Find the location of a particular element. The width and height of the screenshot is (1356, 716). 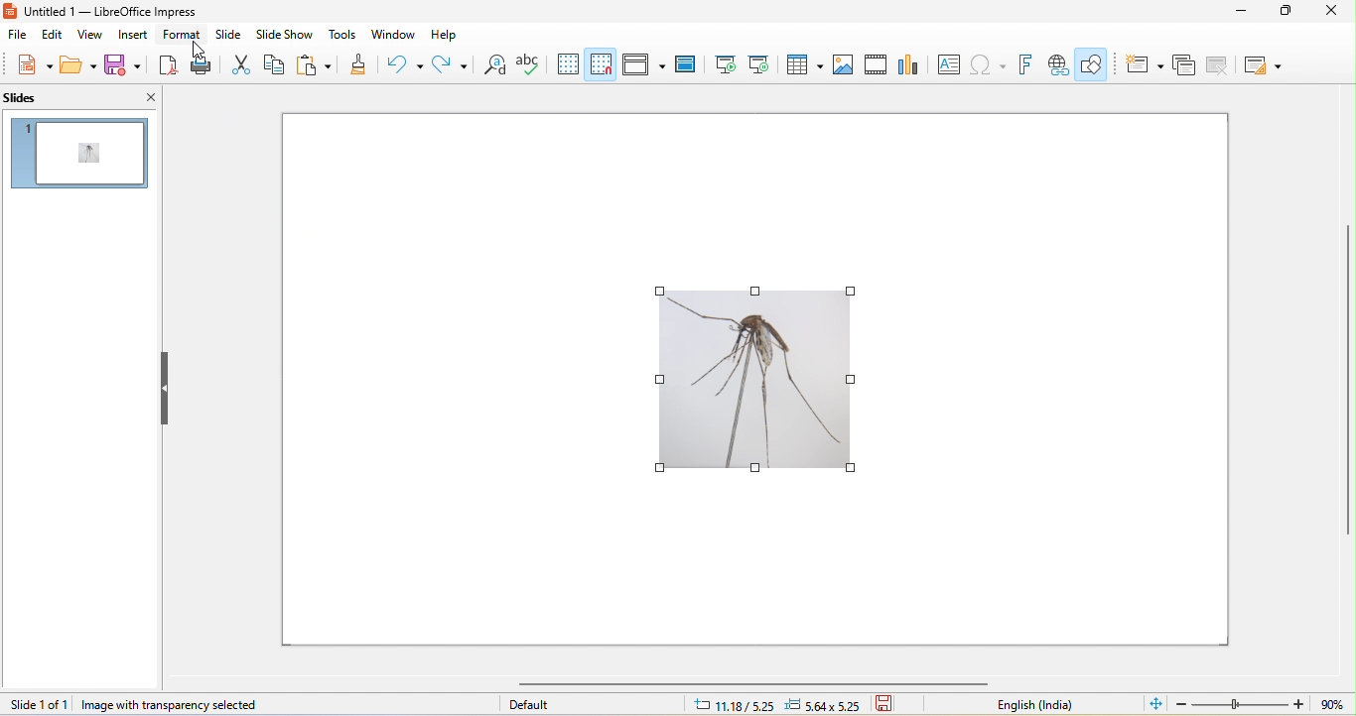

new is located at coordinates (35, 65).